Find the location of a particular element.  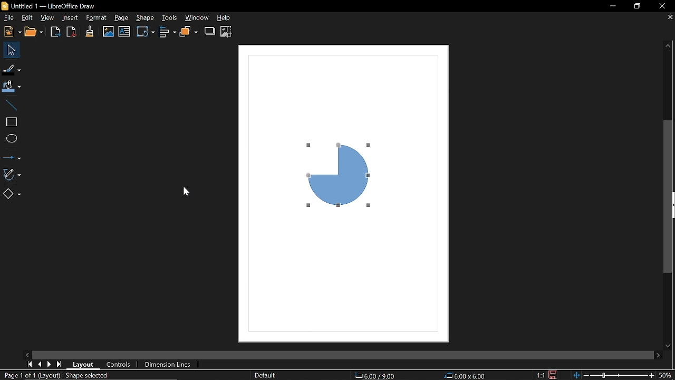

Next page is located at coordinates (50, 364).